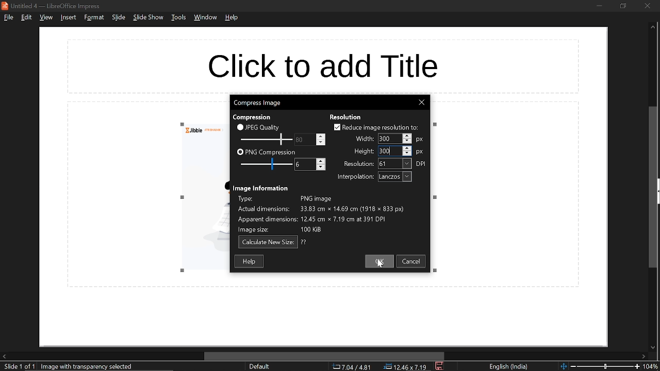  I want to click on px, so click(422, 139).